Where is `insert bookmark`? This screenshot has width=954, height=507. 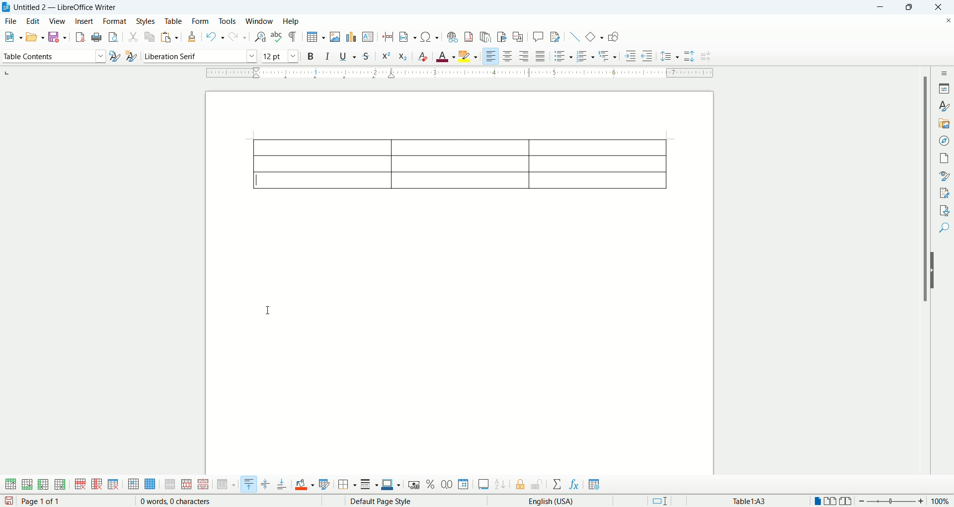
insert bookmark is located at coordinates (502, 37).